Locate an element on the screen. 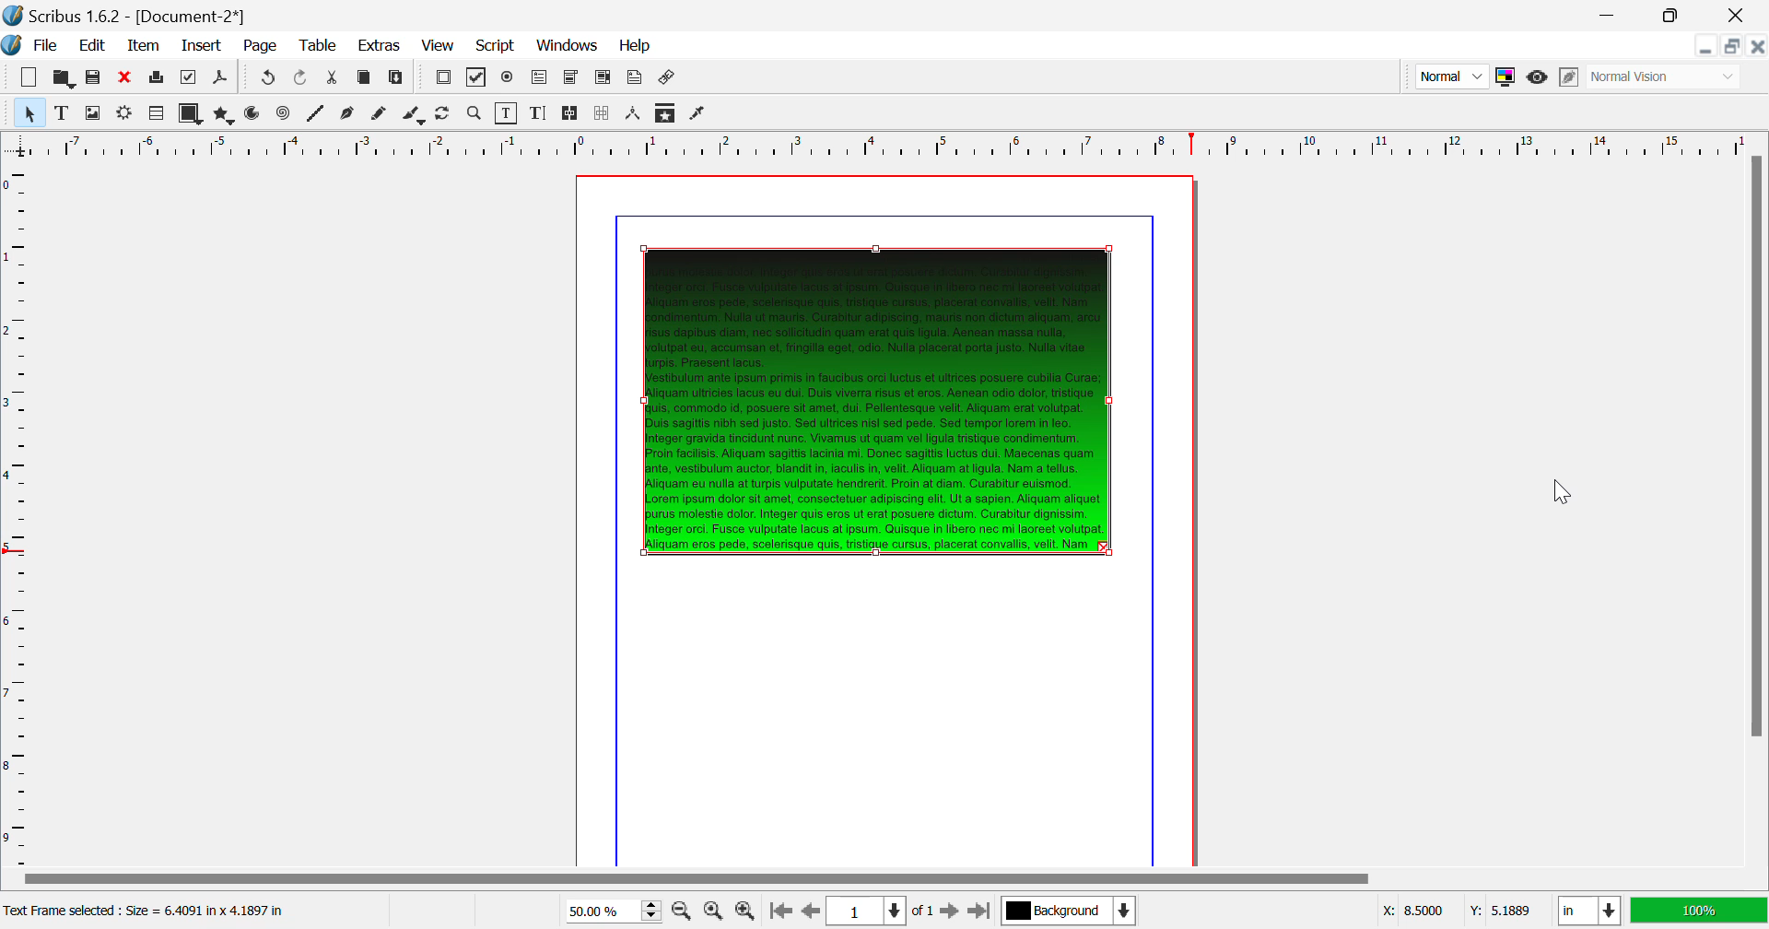 The width and height of the screenshot is (1769, 929). Freehand is located at coordinates (381, 115).